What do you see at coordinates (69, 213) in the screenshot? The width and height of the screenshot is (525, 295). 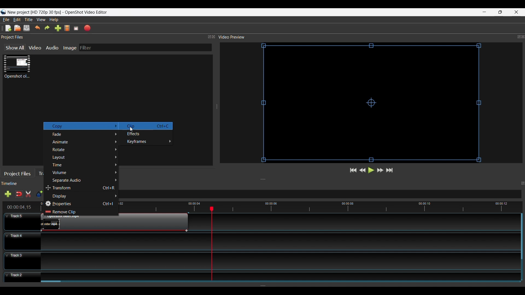 I see `Remove Clip` at bounding box center [69, 213].